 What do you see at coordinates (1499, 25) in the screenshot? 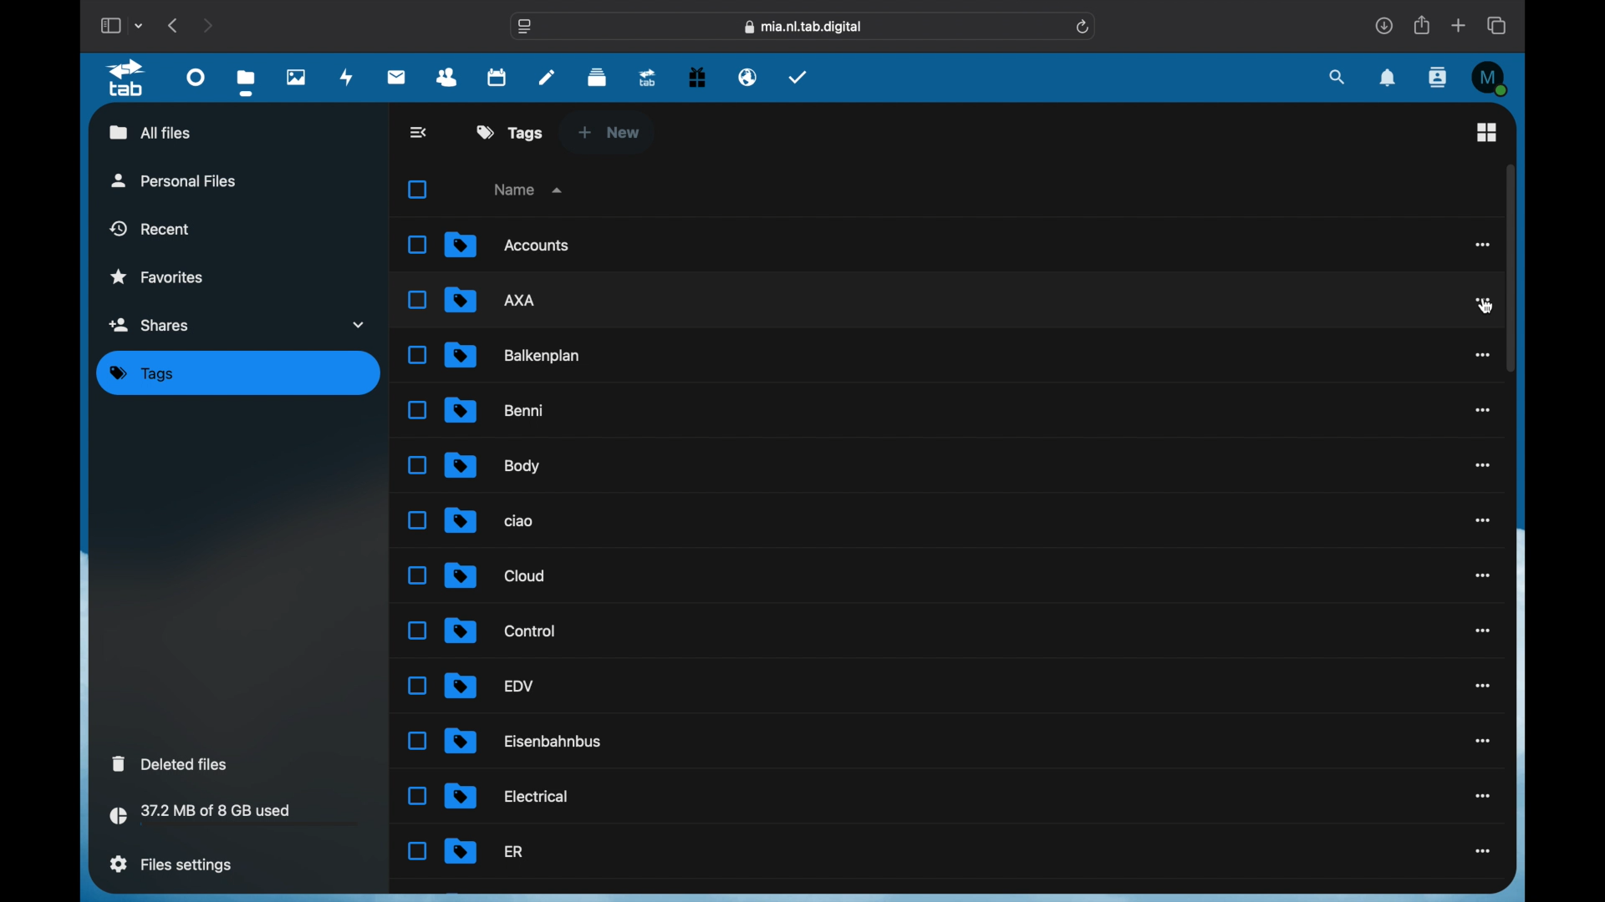
I see `show tab overview` at bounding box center [1499, 25].